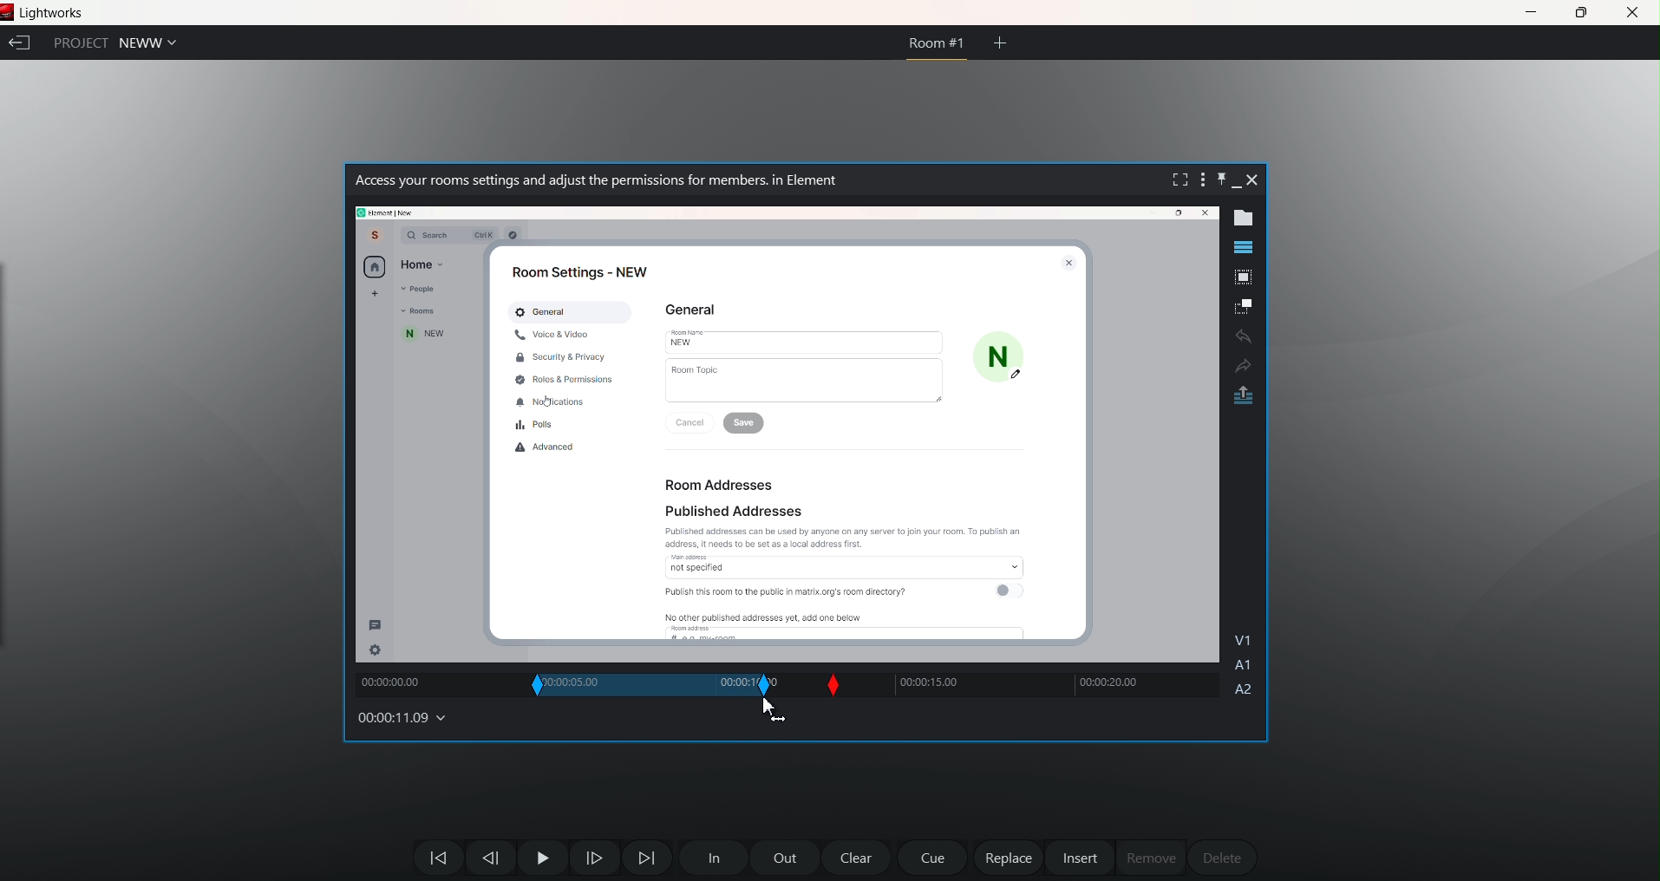 This screenshot has width=1660, height=881. What do you see at coordinates (1247, 637) in the screenshot?
I see `V1` at bounding box center [1247, 637].